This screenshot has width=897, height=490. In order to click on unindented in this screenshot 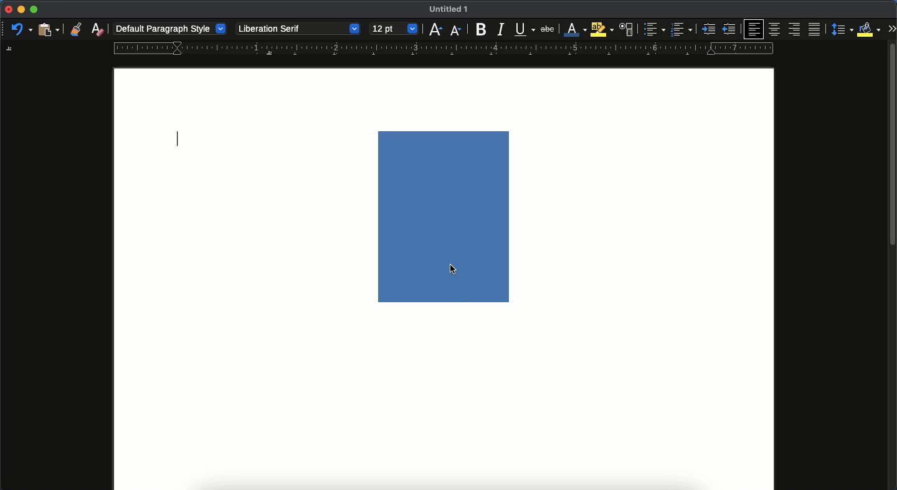, I will do `click(729, 29)`.